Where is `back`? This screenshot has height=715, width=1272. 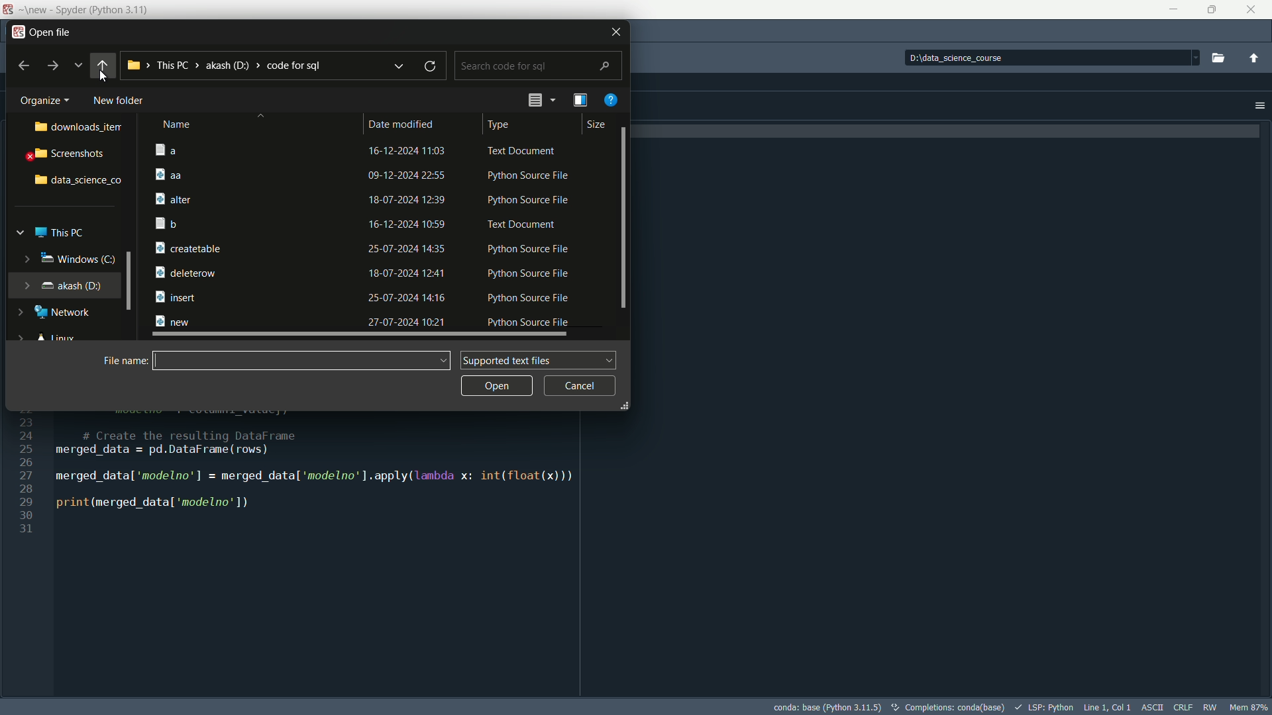
back is located at coordinates (20, 66).